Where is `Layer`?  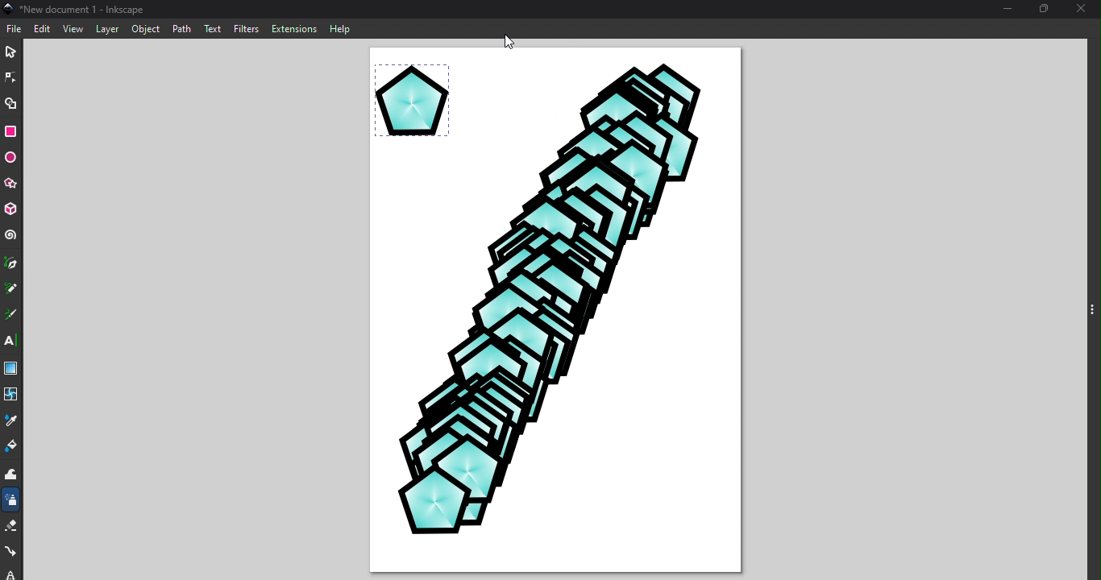 Layer is located at coordinates (106, 28).